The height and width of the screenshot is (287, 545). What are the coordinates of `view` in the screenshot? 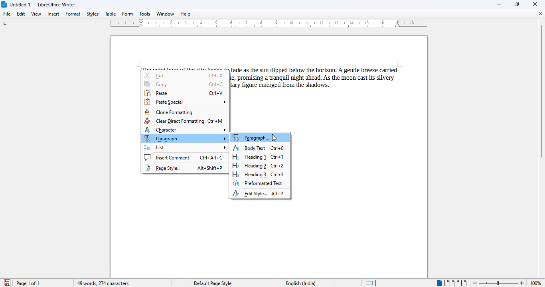 It's located at (36, 14).